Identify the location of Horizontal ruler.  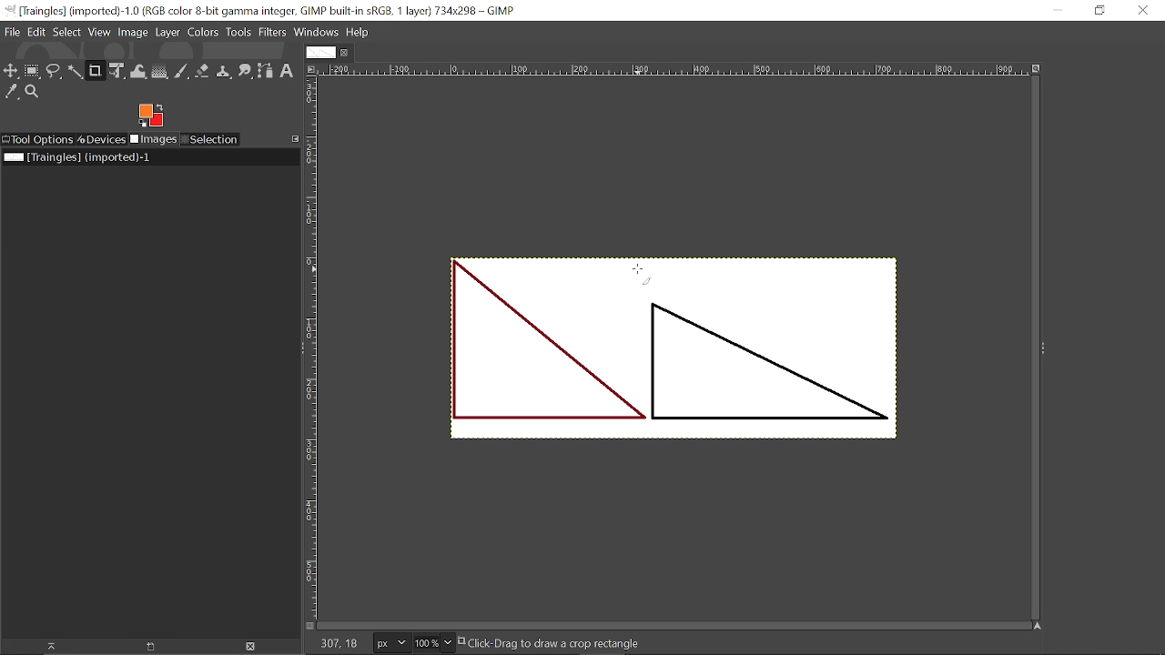
(674, 70).